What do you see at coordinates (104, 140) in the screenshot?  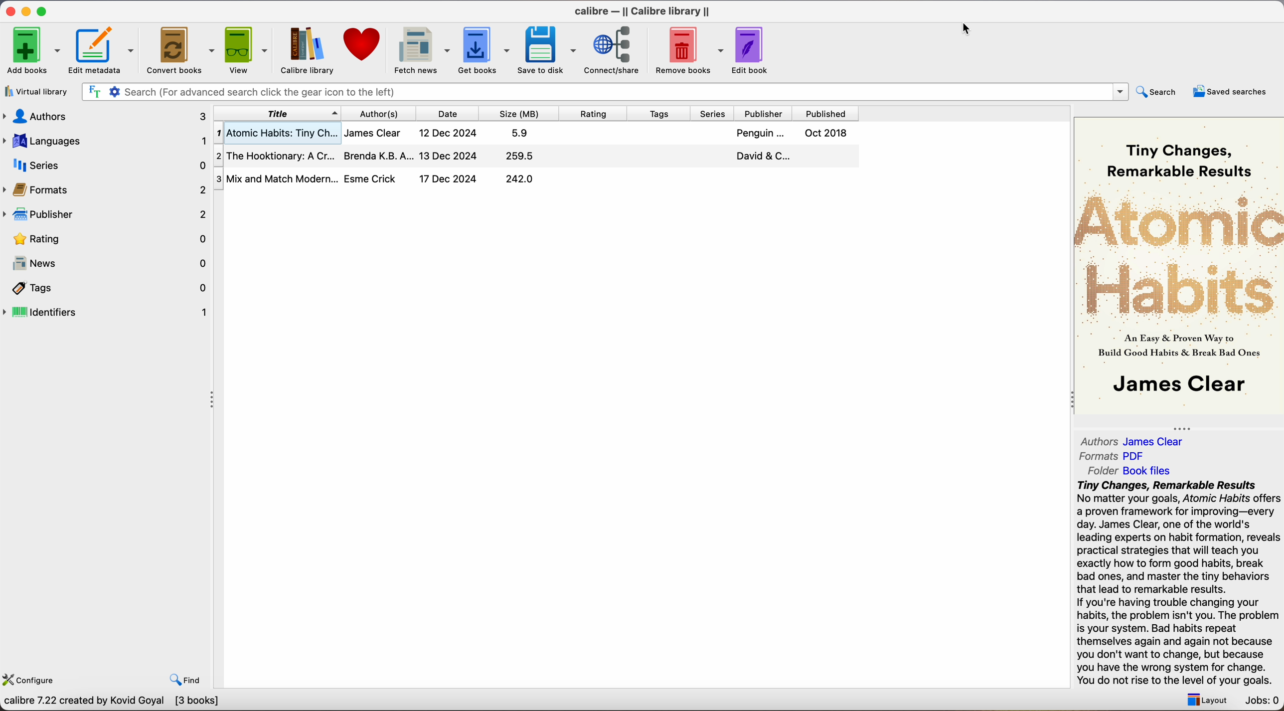 I see `languages` at bounding box center [104, 140].